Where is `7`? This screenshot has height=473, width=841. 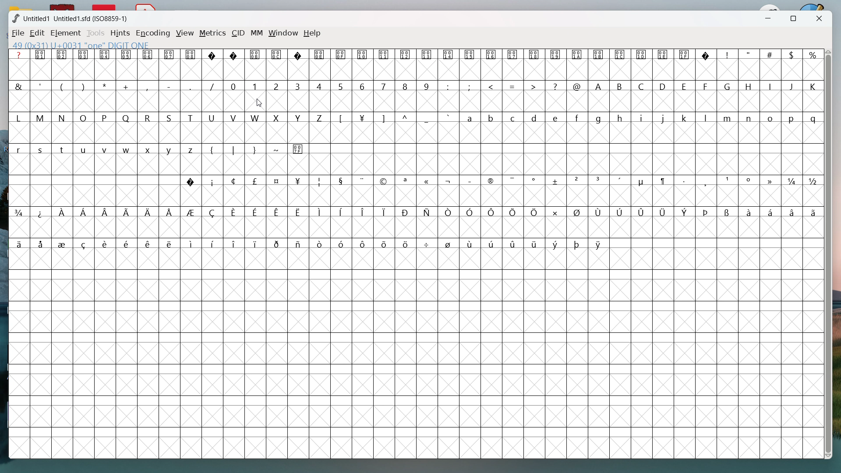 7 is located at coordinates (385, 86).